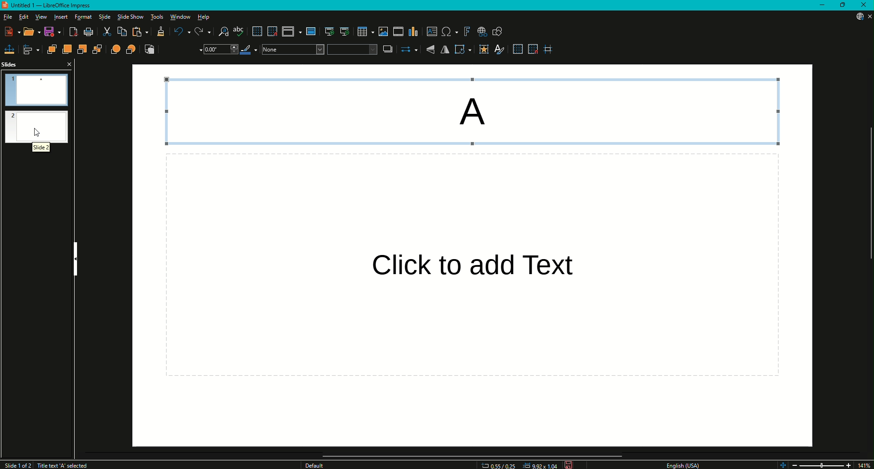 Image resolution: width=874 pixels, height=469 pixels. Describe the element at coordinates (50, 31) in the screenshot. I see `Save` at that location.